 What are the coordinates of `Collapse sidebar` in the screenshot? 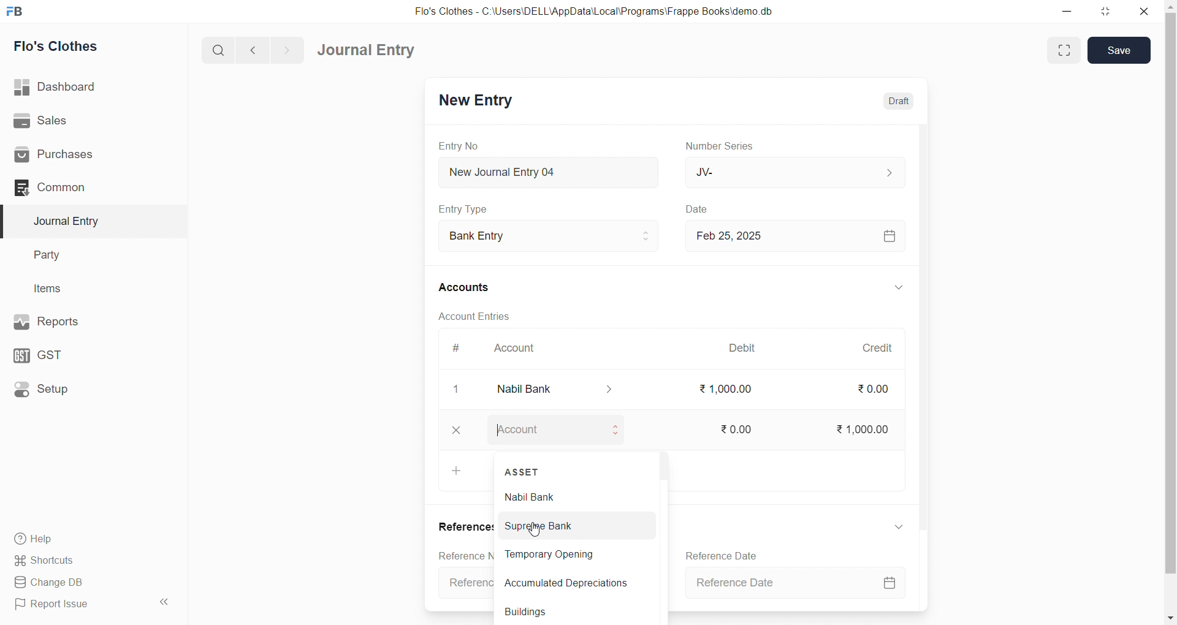 It's located at (166, 604).